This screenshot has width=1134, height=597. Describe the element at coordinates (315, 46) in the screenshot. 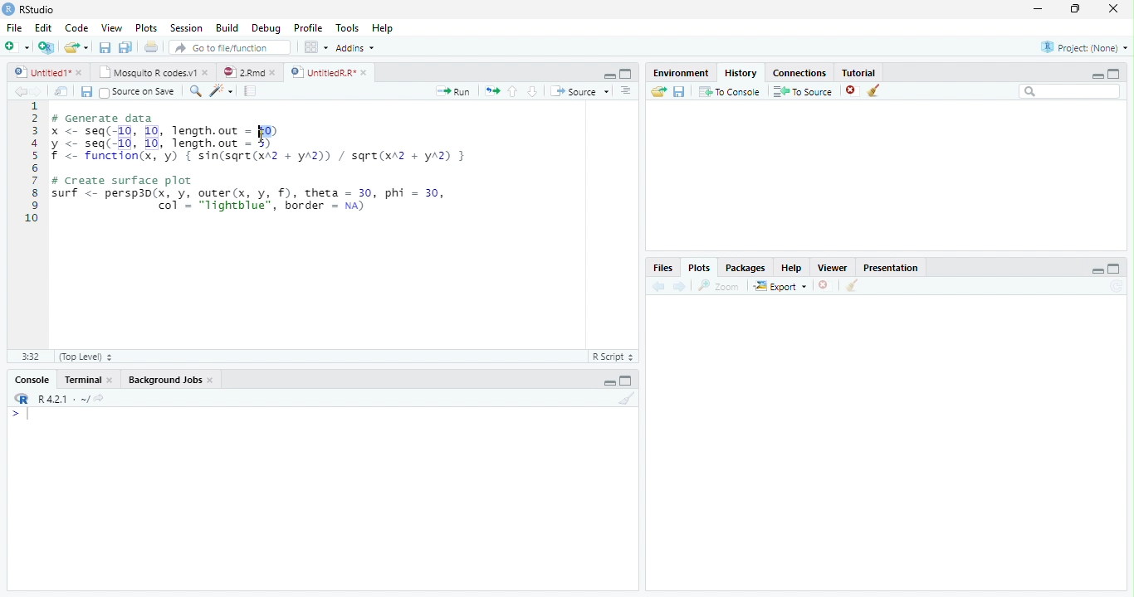

I see `Workspace panes` at that location.